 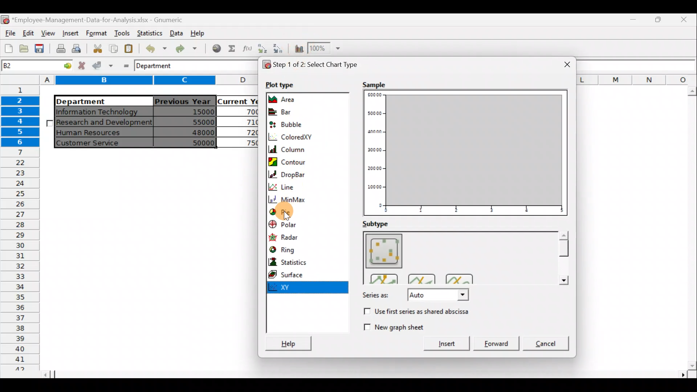 What do you see at coordinates (306, 161) in the screenshot?
I see `Contour` at bounding box center [306, 161].